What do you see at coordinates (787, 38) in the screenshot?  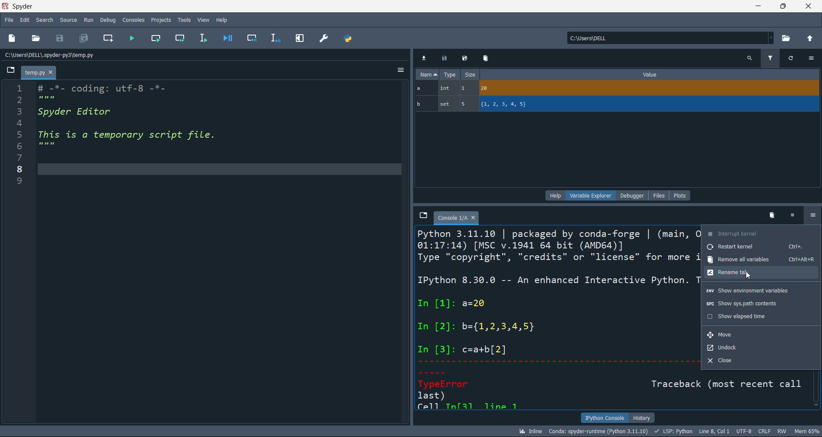 I see `open directory` at bounding box center [787, 38].